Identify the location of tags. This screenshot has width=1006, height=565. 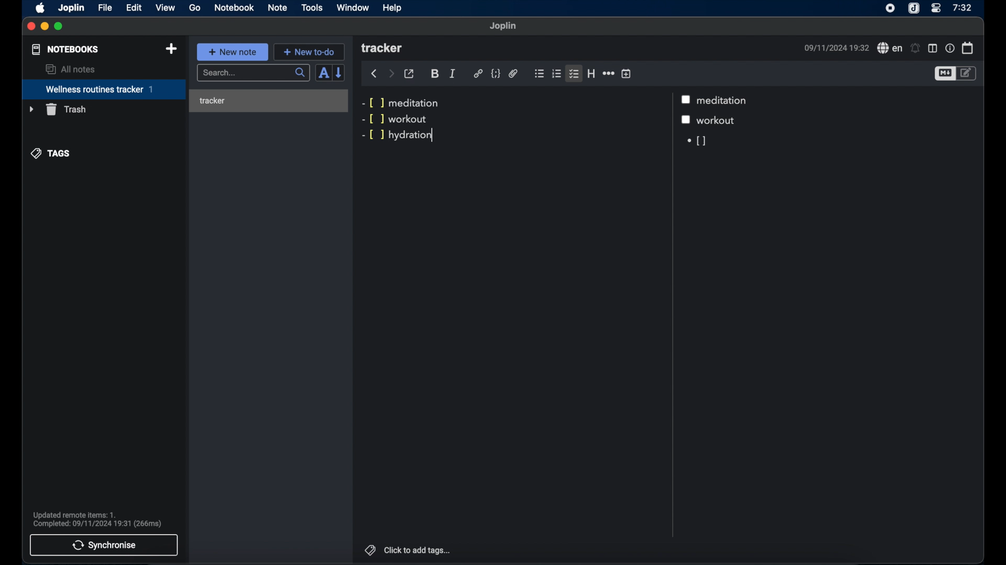
(51, 154).